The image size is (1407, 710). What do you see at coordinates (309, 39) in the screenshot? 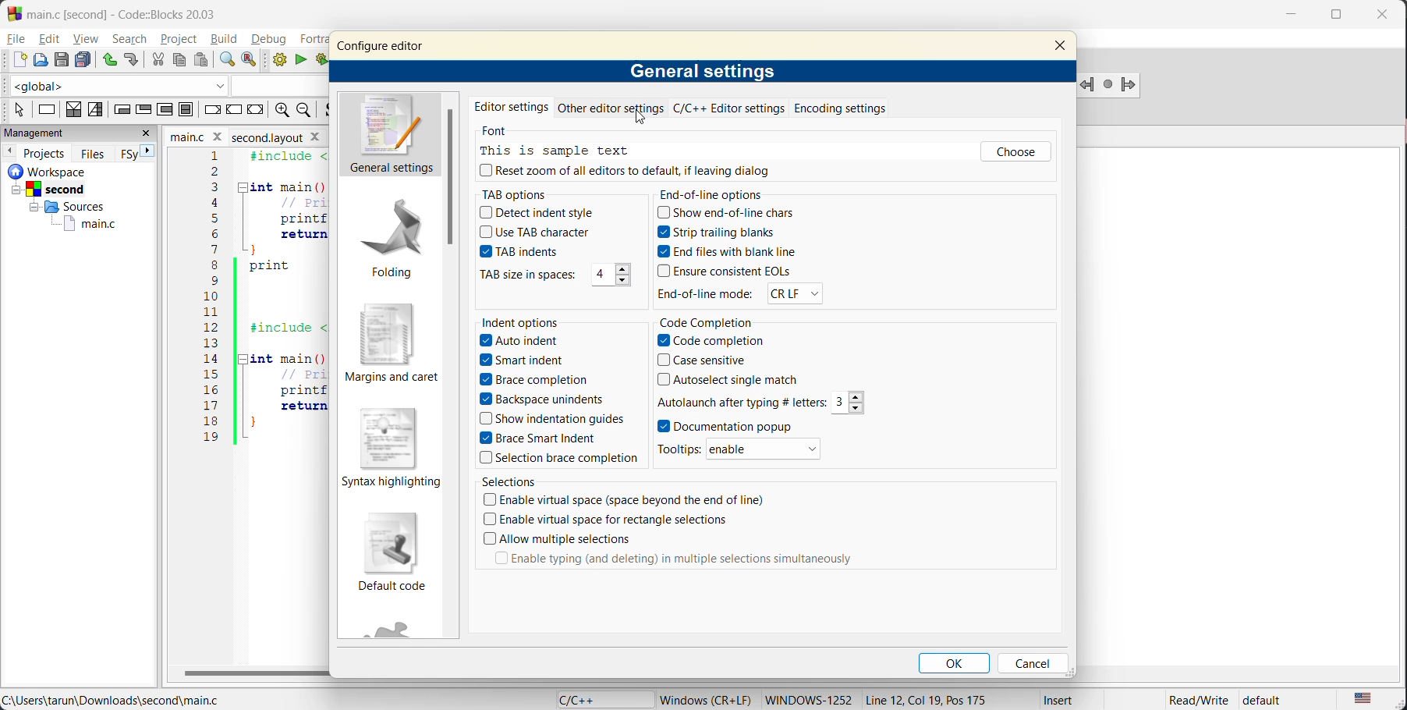
I see `fortran` at bounding box center [309, 39].